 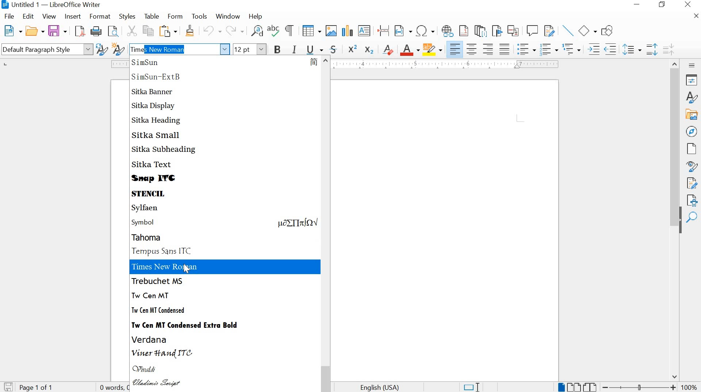 What do you see at coordinates (118, 49) in the screenshot?
I see `NEW STYLE FROM SELECTION` at bounding box center [118, 49].